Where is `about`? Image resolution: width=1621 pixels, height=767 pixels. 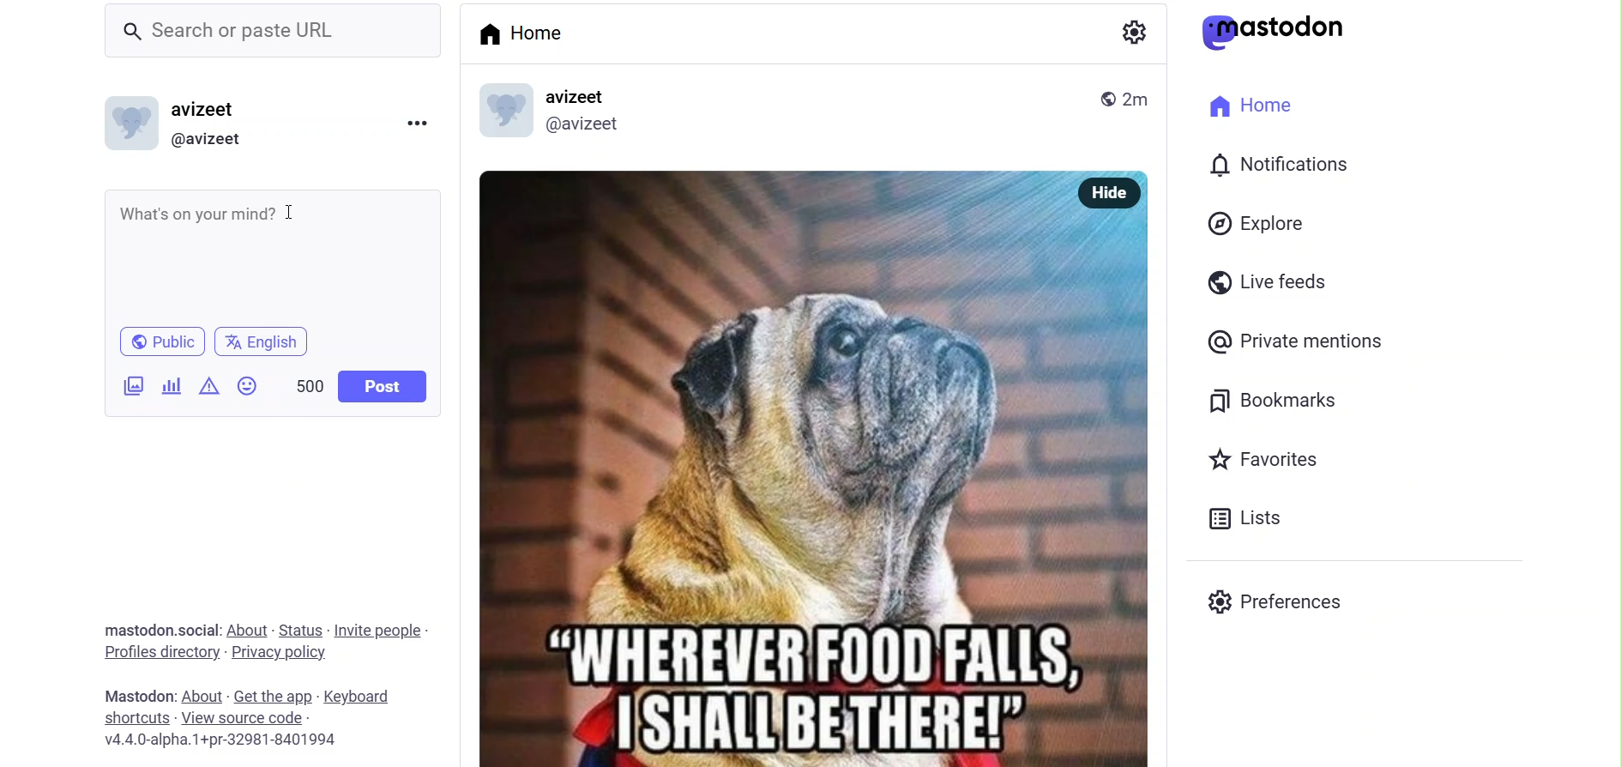 about is located at coordinates (248, 631).